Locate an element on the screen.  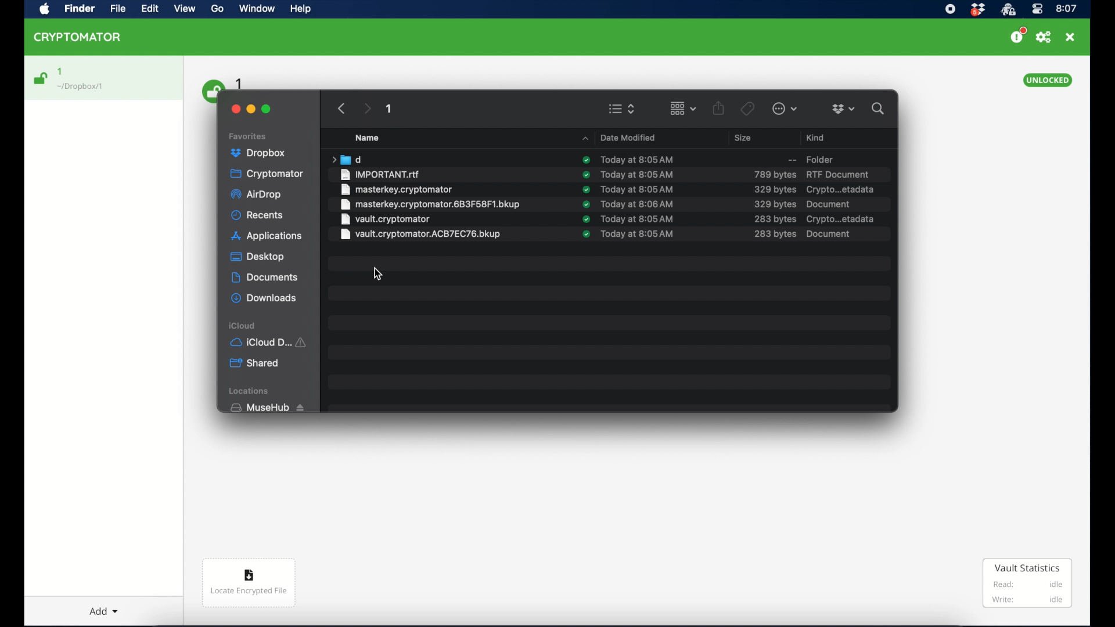
preferences is located at coordinates (1044, 37).